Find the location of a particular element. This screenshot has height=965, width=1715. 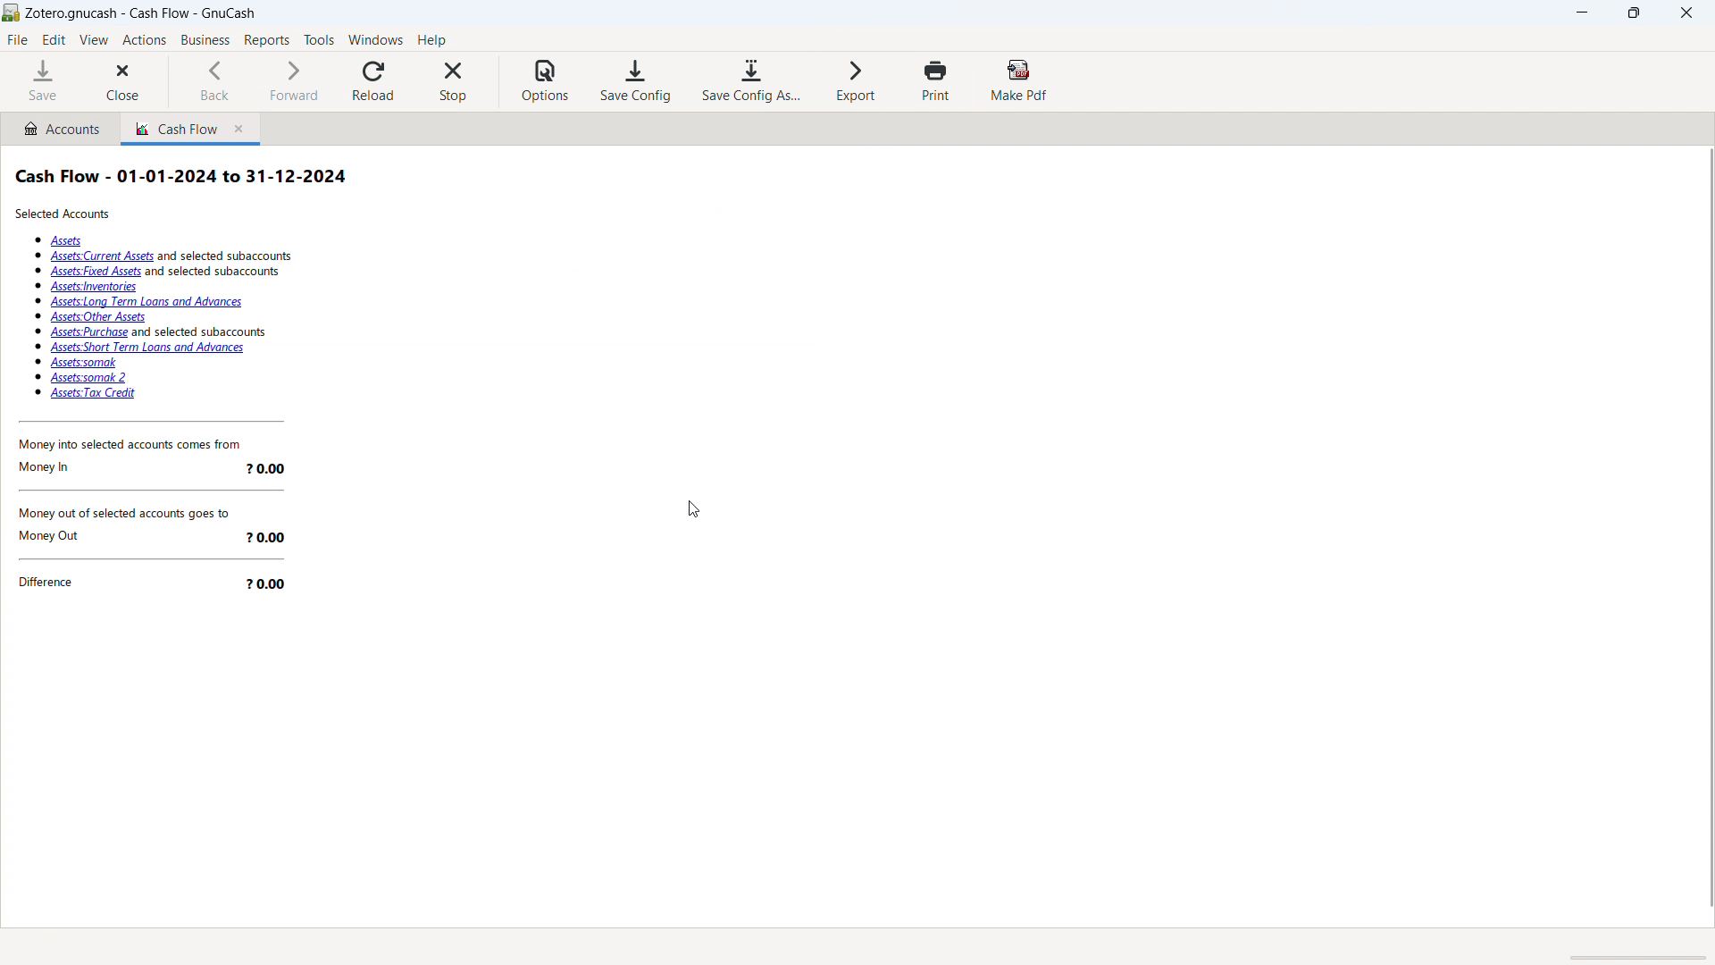

accounts is located at coordinates (58, 128).